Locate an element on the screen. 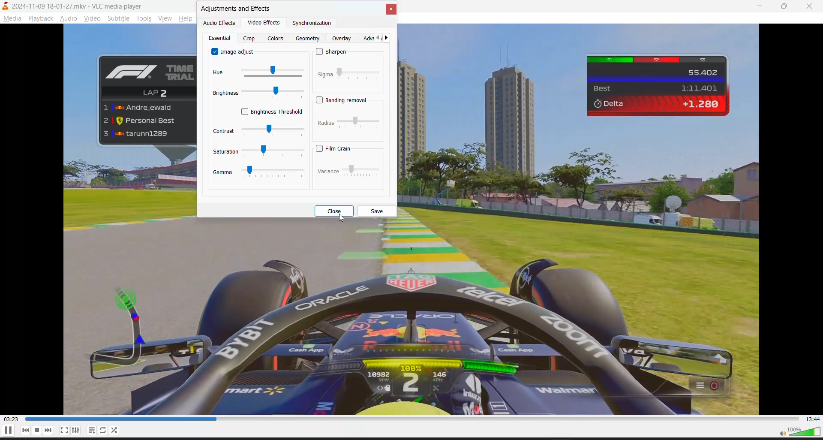 Image resolution: width=823 pixels, height=440 pixels. stop is located at coordinates (38, 430).